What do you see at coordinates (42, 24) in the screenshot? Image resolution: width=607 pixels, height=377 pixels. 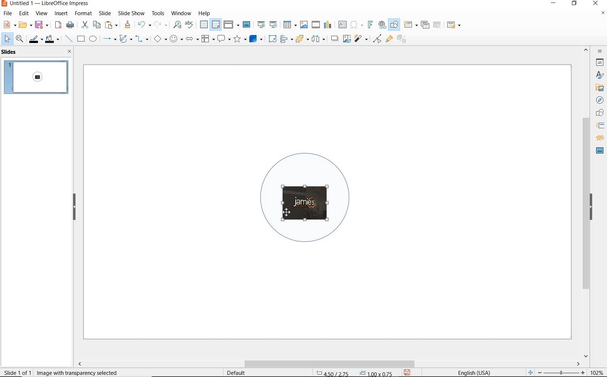 I see `save` at bounding box center [42, 24].